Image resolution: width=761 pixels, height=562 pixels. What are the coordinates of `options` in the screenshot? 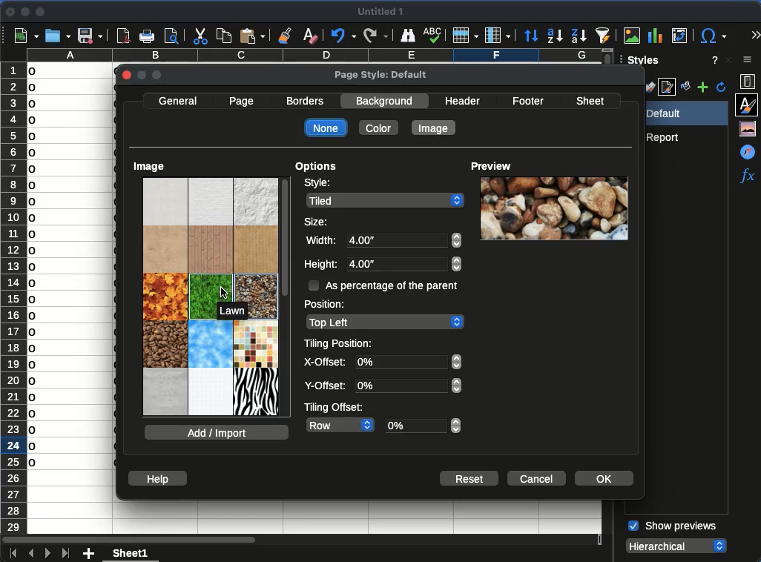 It's located at (316, 168).